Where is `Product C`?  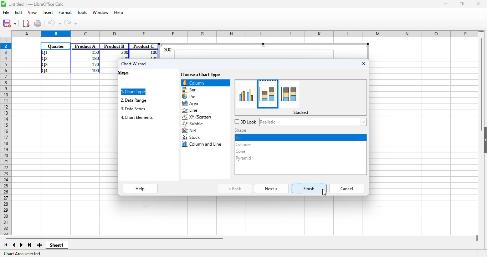
Product C is located at coordinates (144, 46).